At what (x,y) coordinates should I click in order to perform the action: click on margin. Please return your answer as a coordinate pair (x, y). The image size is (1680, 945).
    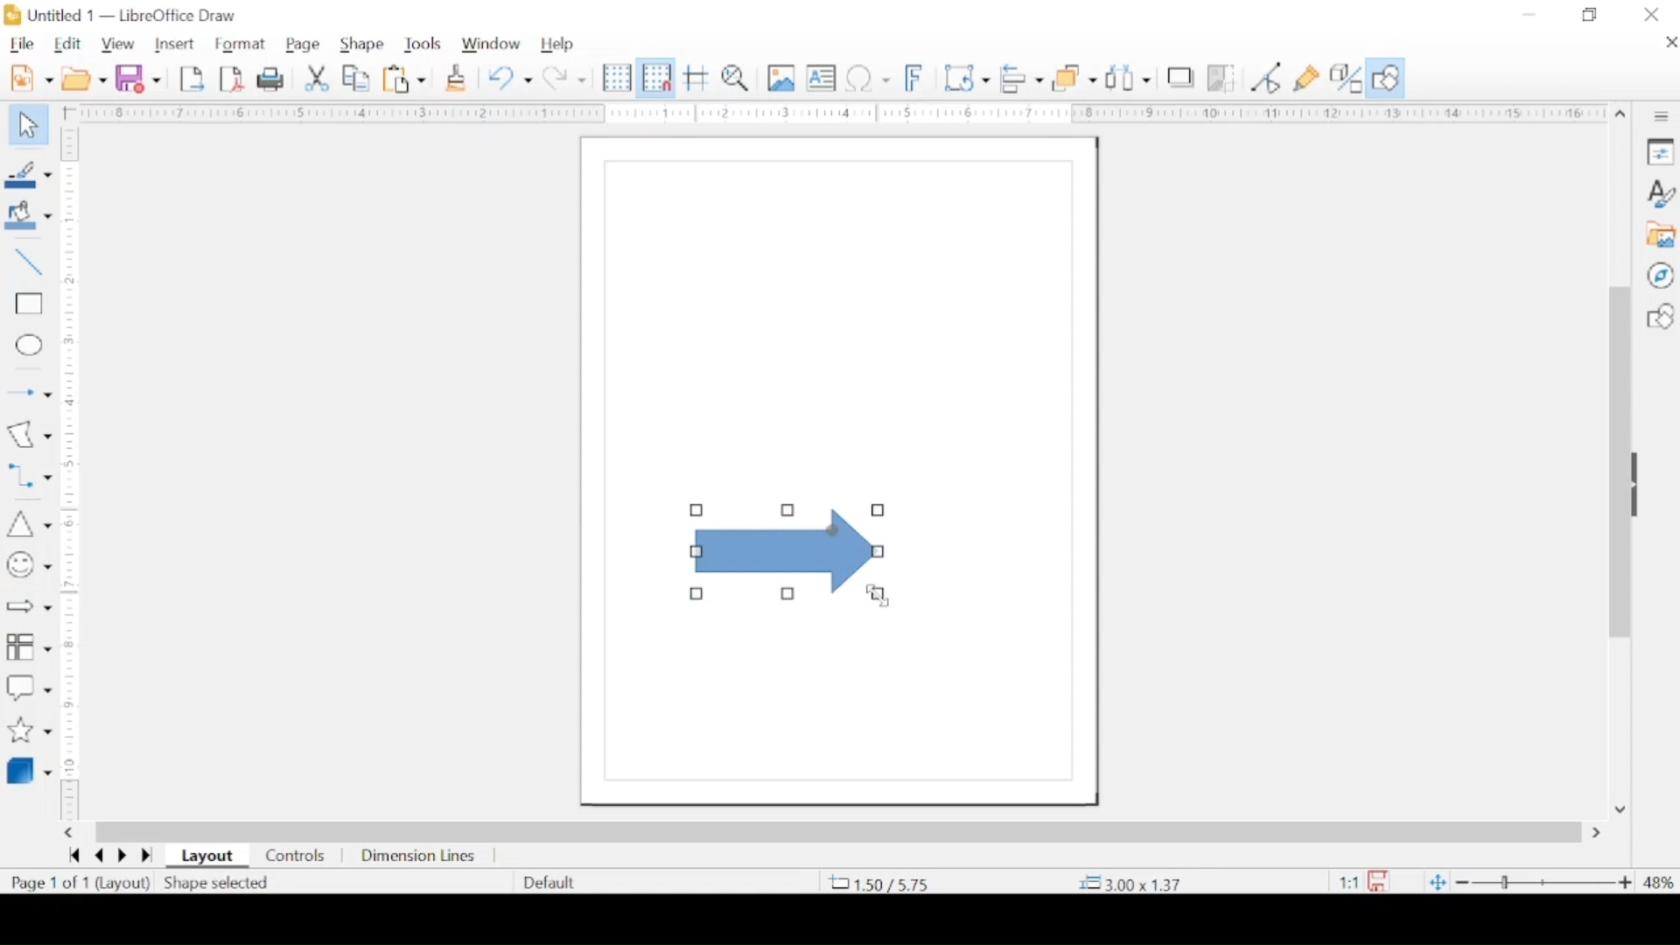
    Looking at the image, I should click on (71, 736).